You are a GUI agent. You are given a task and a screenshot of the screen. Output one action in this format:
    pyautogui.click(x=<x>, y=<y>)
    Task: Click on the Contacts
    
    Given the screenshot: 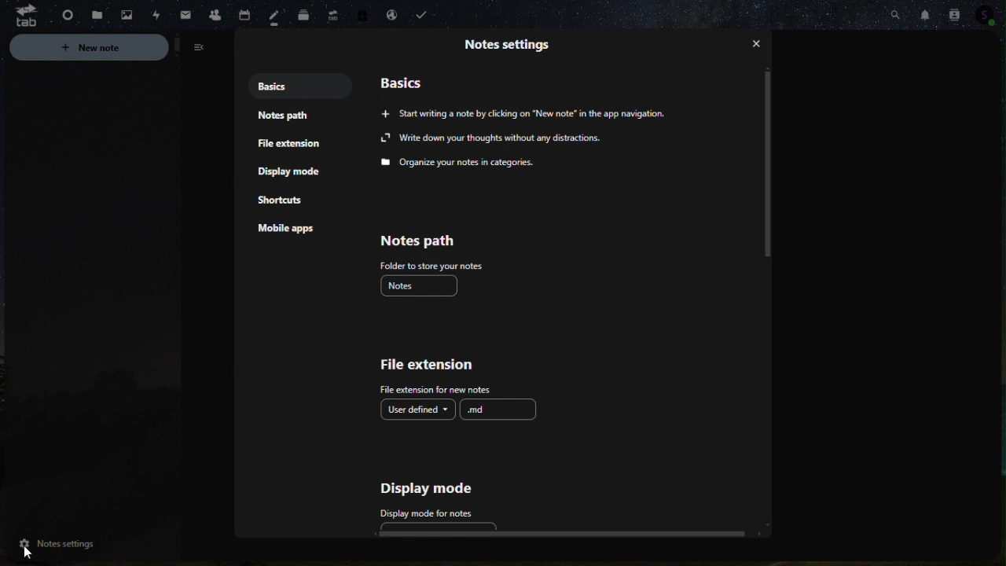 What is the action you would take?
    pyautogui.click(x=958, y=12)
    